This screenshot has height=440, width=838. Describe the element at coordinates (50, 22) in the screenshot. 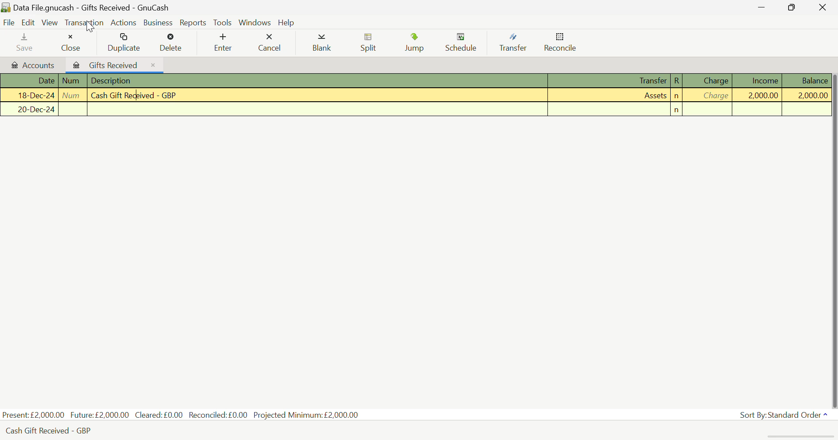

I see `View` at that location.